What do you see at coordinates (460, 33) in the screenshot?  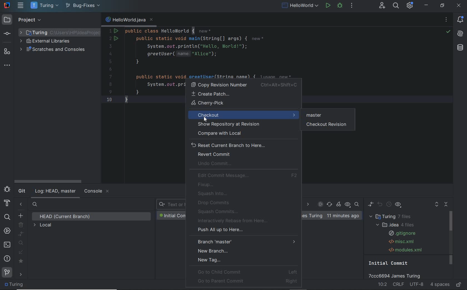 I see `AI Assistant` at bounding box center [460, 33].